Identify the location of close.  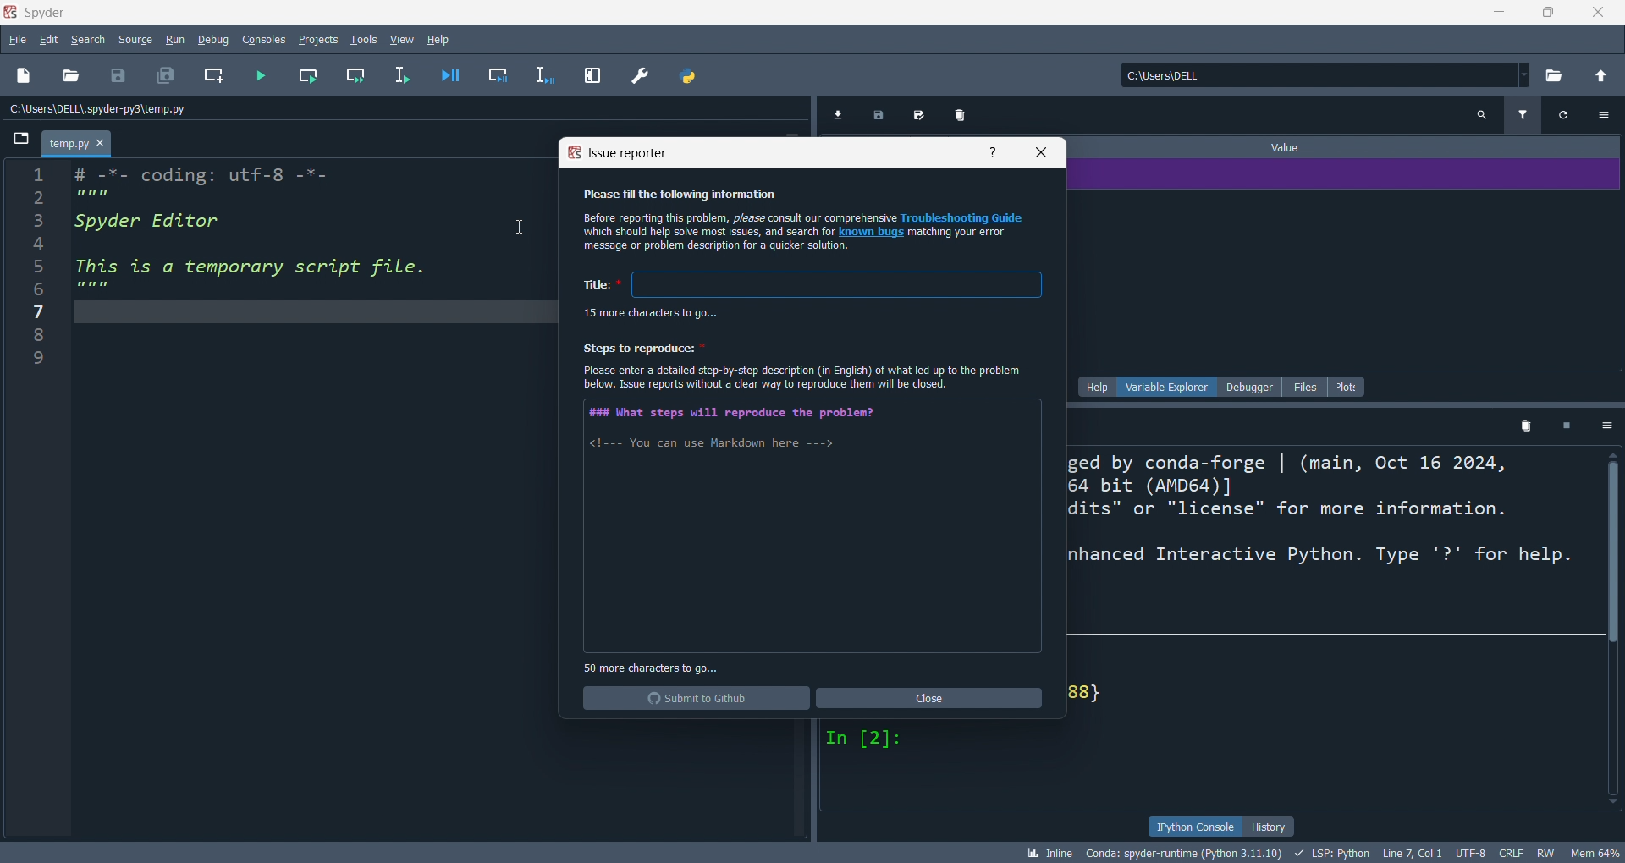
(931, 698).